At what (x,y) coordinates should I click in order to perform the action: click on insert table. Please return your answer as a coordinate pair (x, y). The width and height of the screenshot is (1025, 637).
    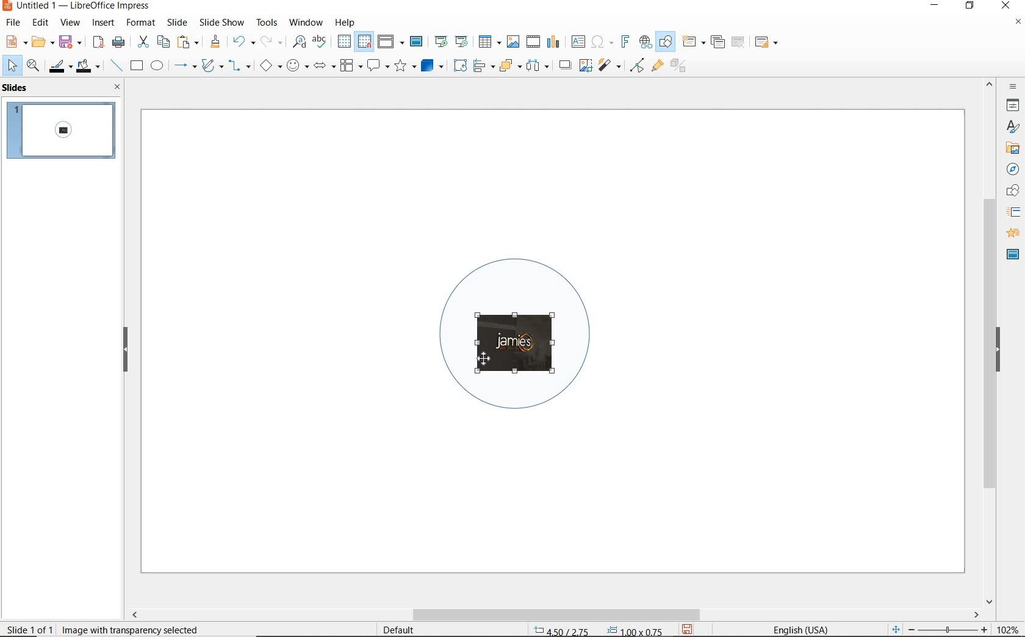
    Looking at the image, I should click on (488, 42).